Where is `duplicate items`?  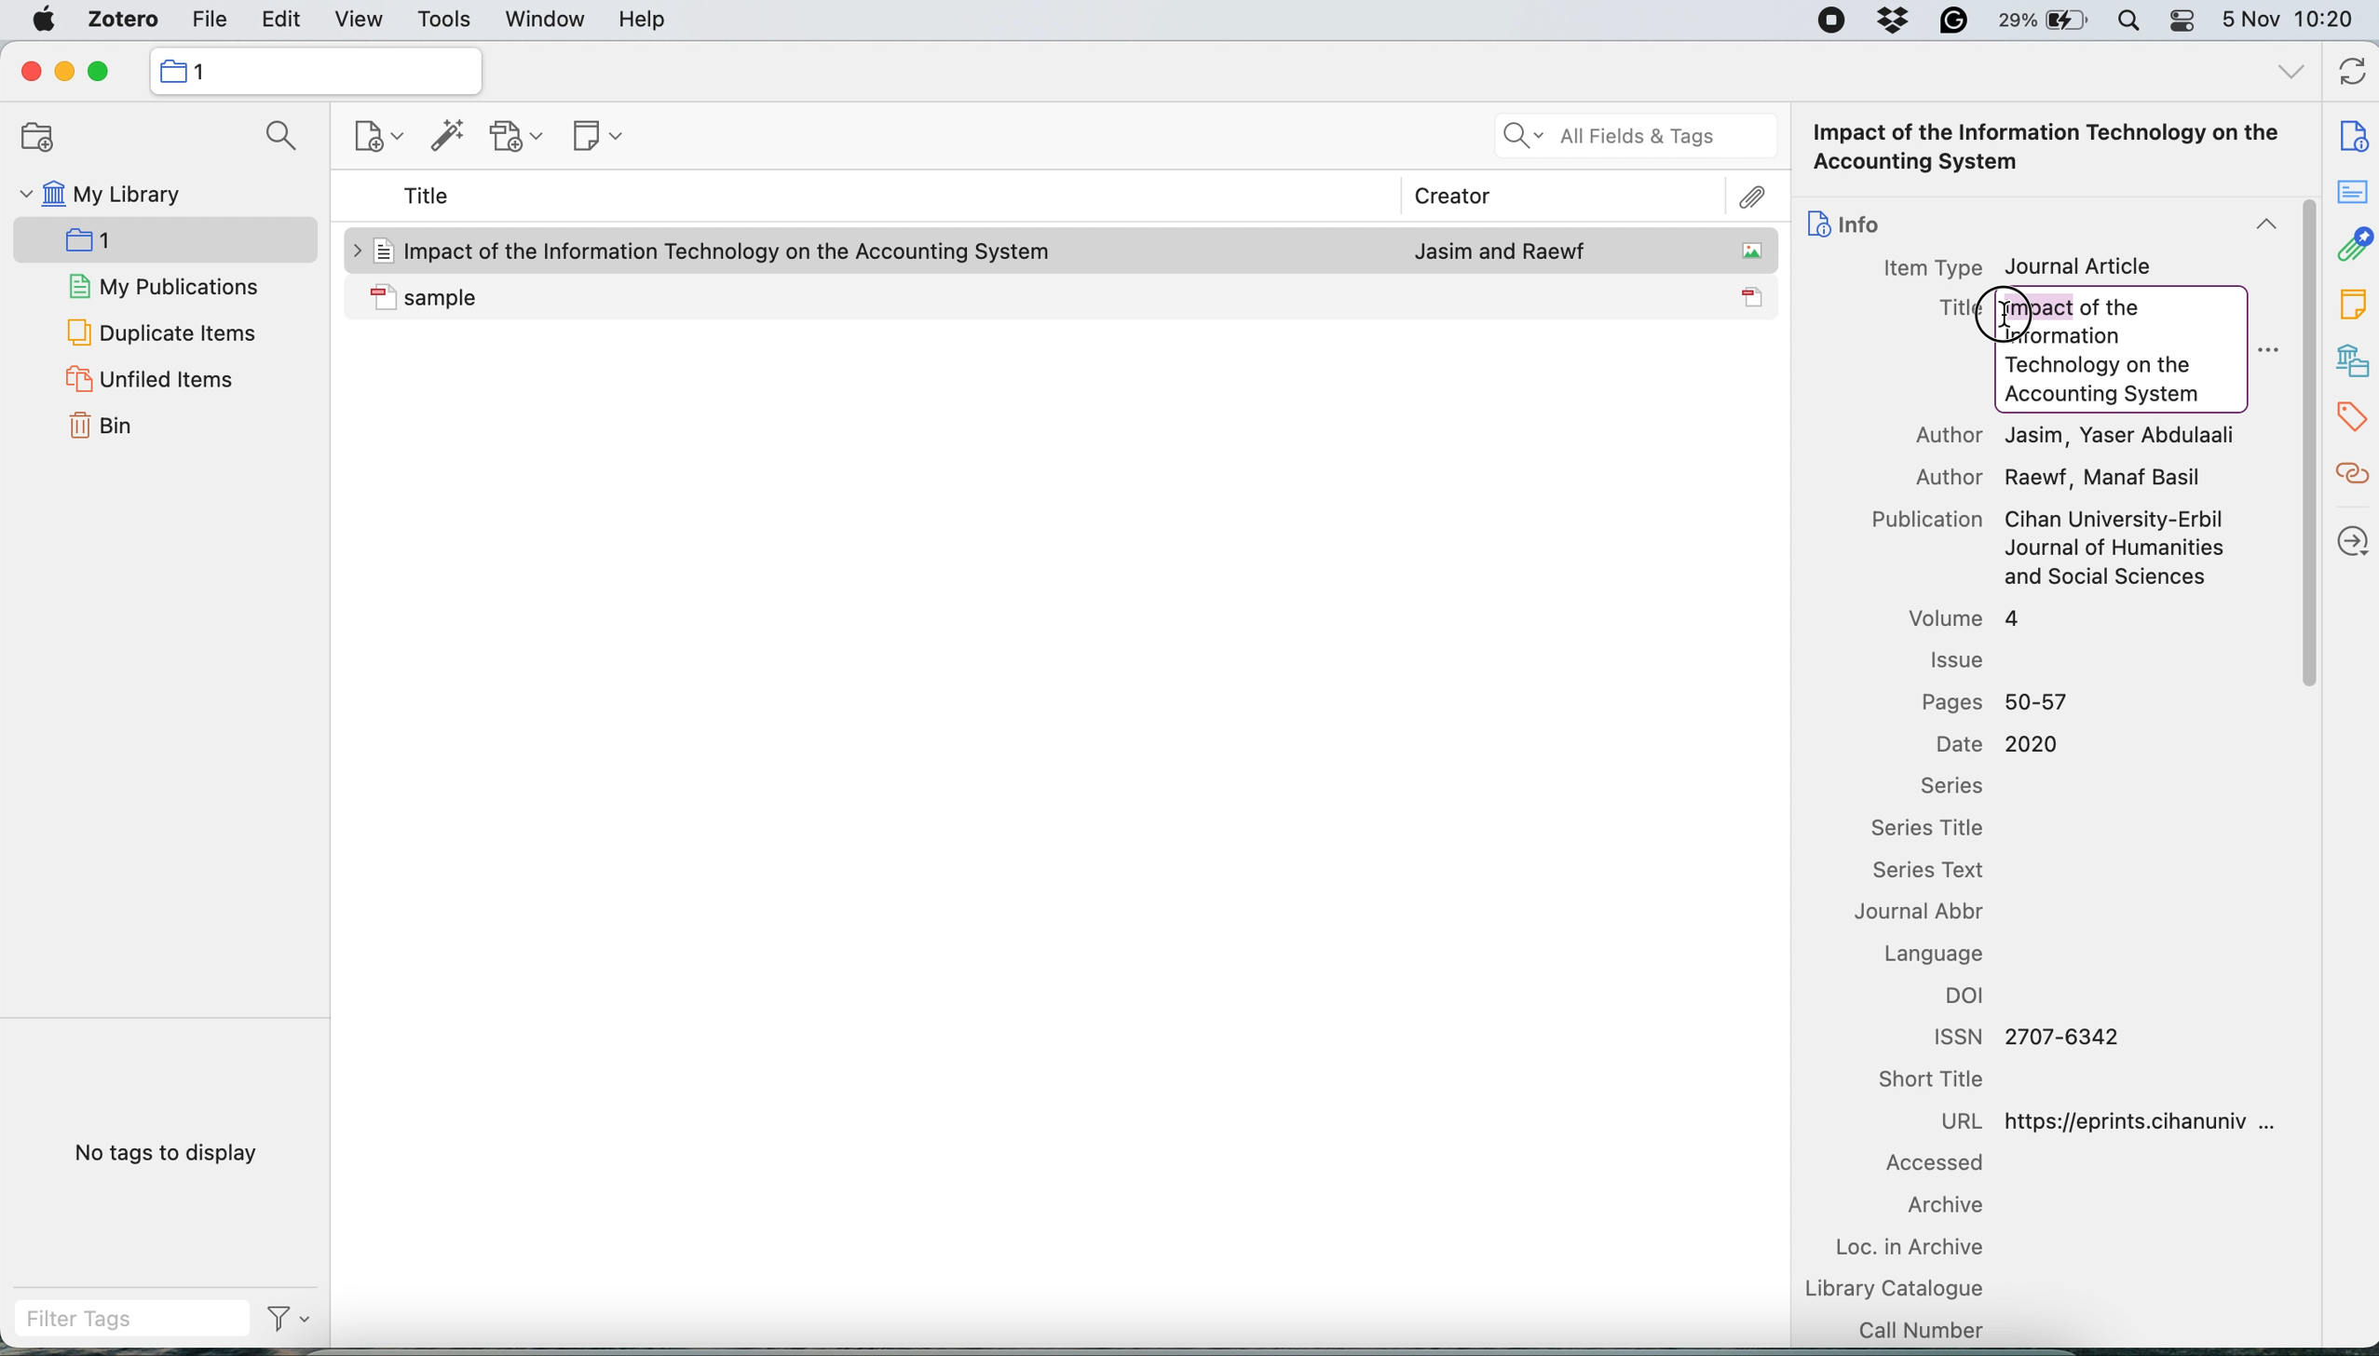 duplicate items is located at coordinates (159, 335).